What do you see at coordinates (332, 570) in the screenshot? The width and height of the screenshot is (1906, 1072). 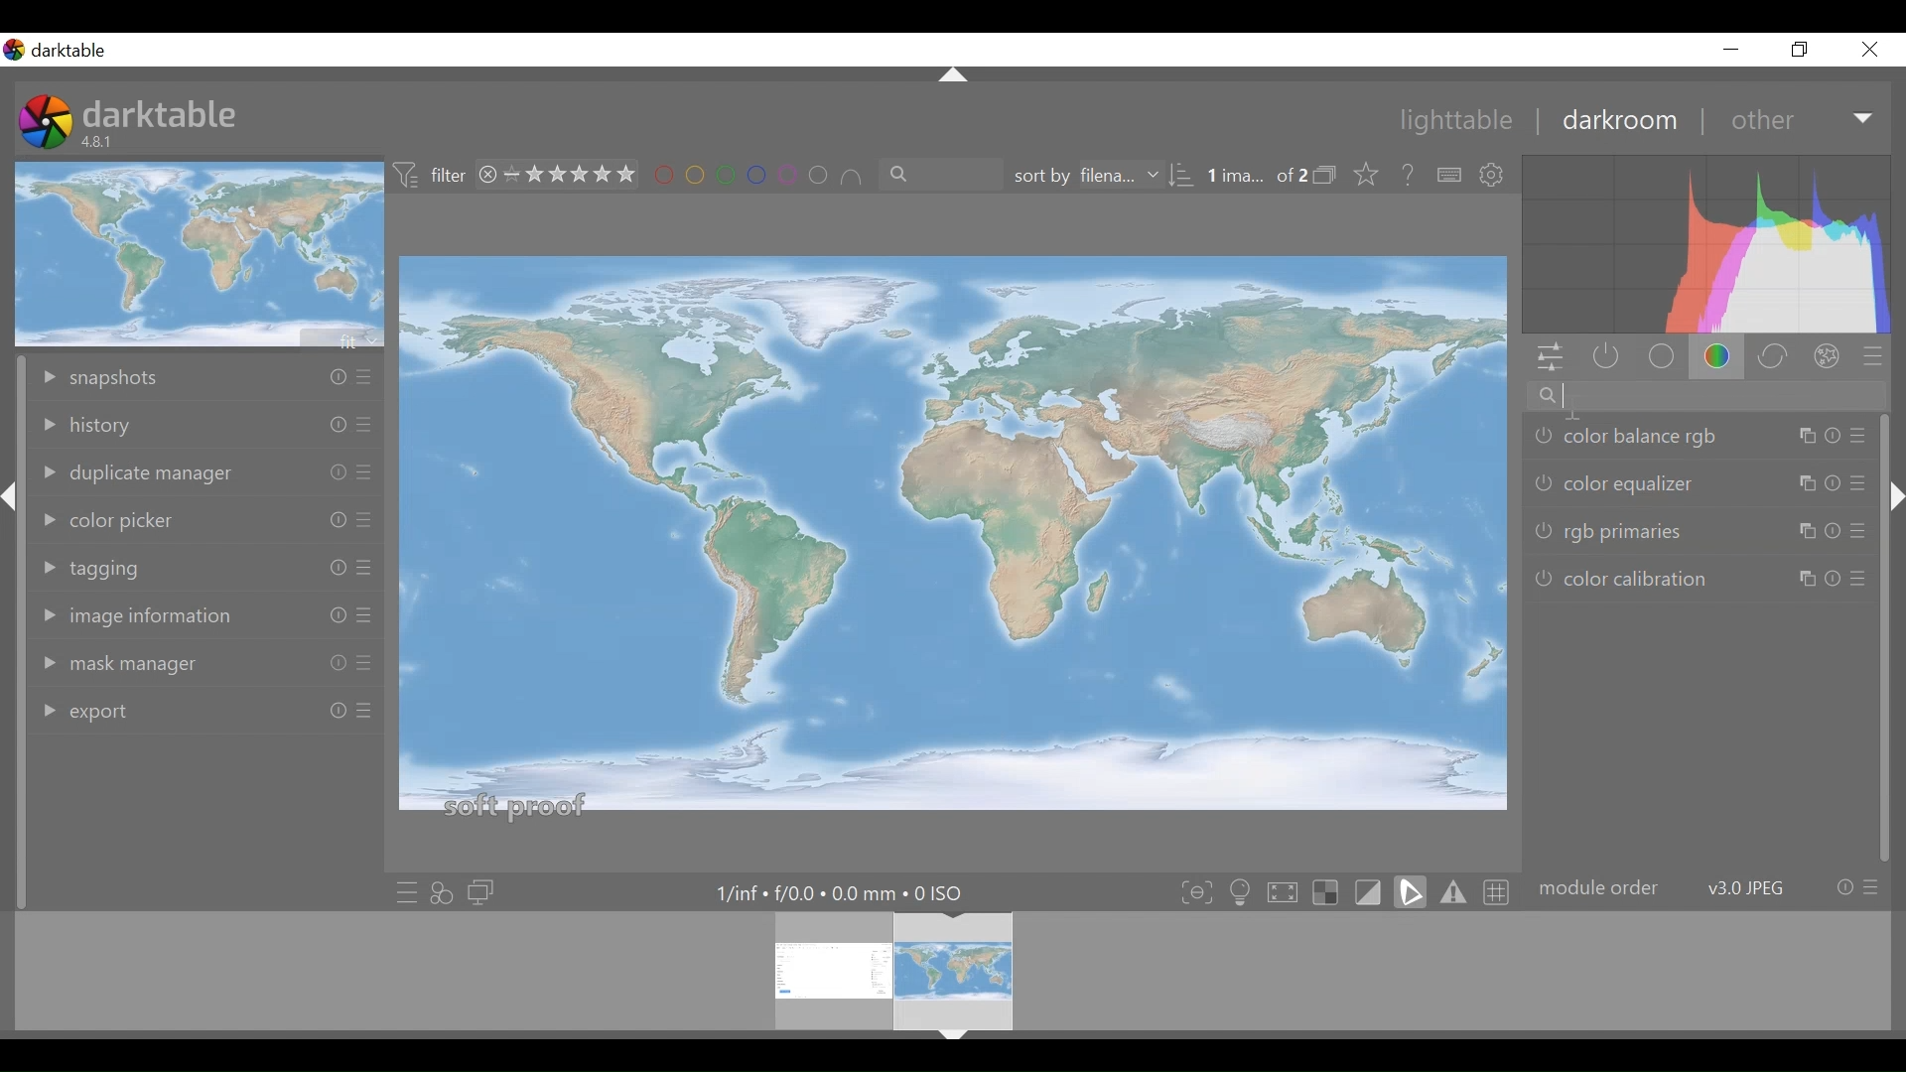 I see `` at bounding box center [332, 570].